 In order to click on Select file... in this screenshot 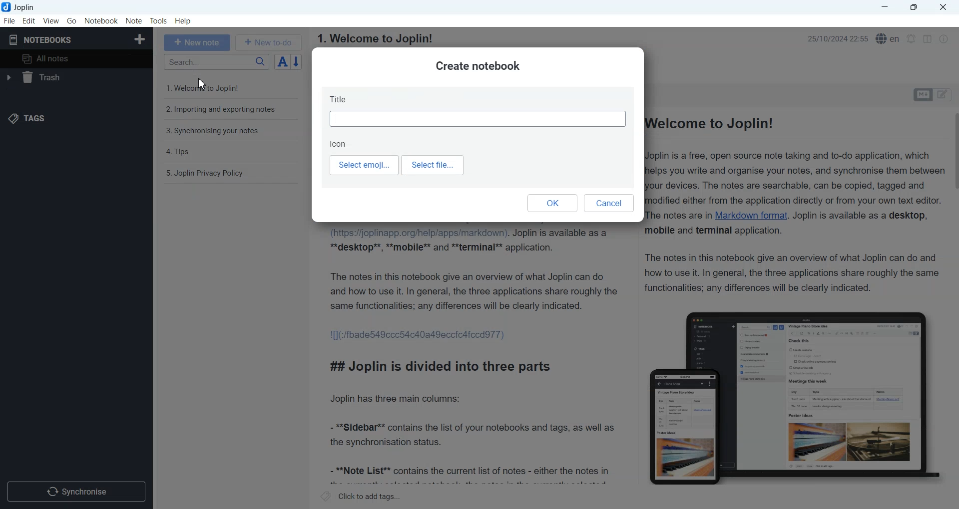, I will do `click(434, 165)`.